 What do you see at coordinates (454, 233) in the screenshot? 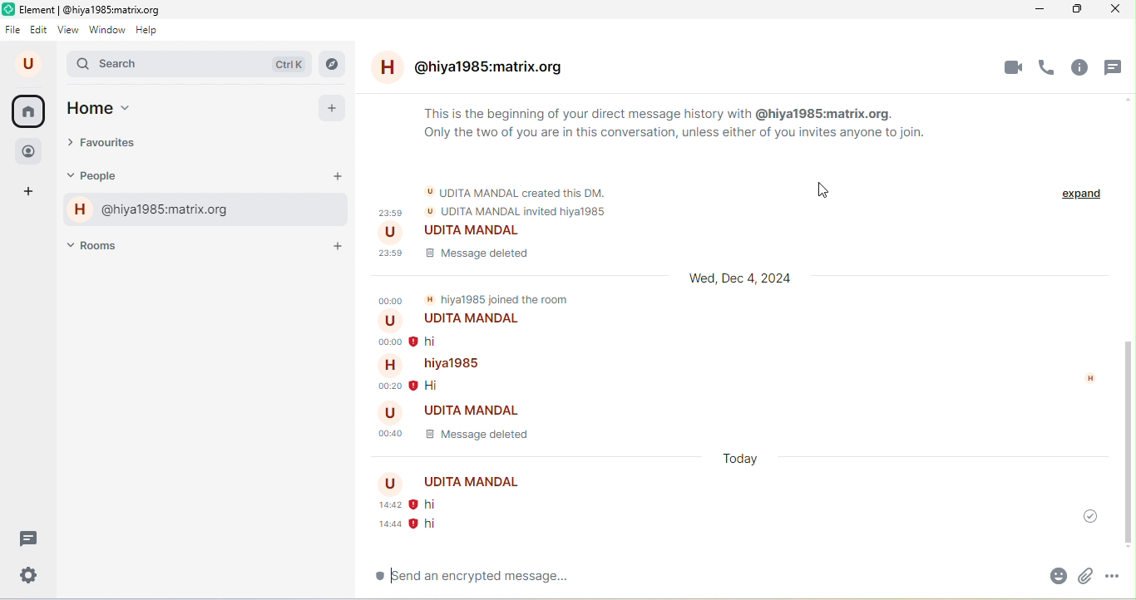
I see `udita mandal` at bounding box center [454, 233].